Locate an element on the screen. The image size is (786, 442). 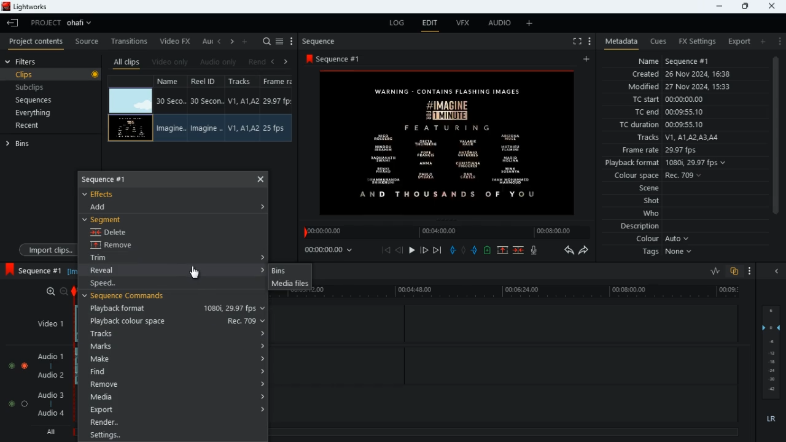
created is located at coordinates (687, 75).